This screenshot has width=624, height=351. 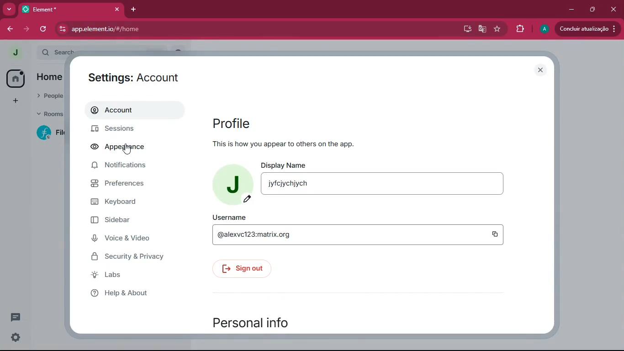 What do you see at coordinates (14, 101) in the screenshot?
I see `more` at bounding box center [14, 101].